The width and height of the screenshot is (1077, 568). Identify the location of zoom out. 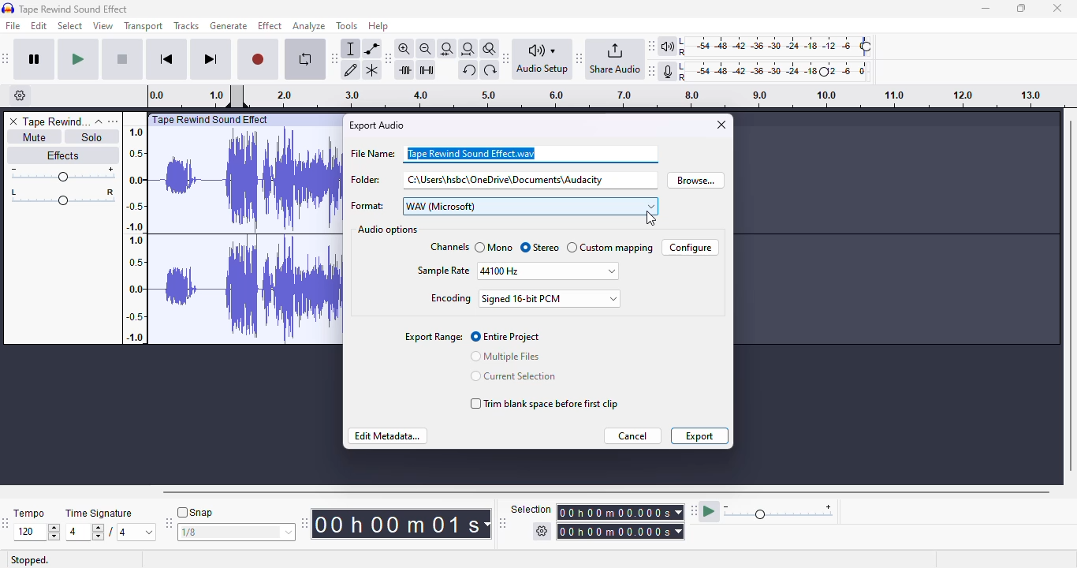
(426, 48).